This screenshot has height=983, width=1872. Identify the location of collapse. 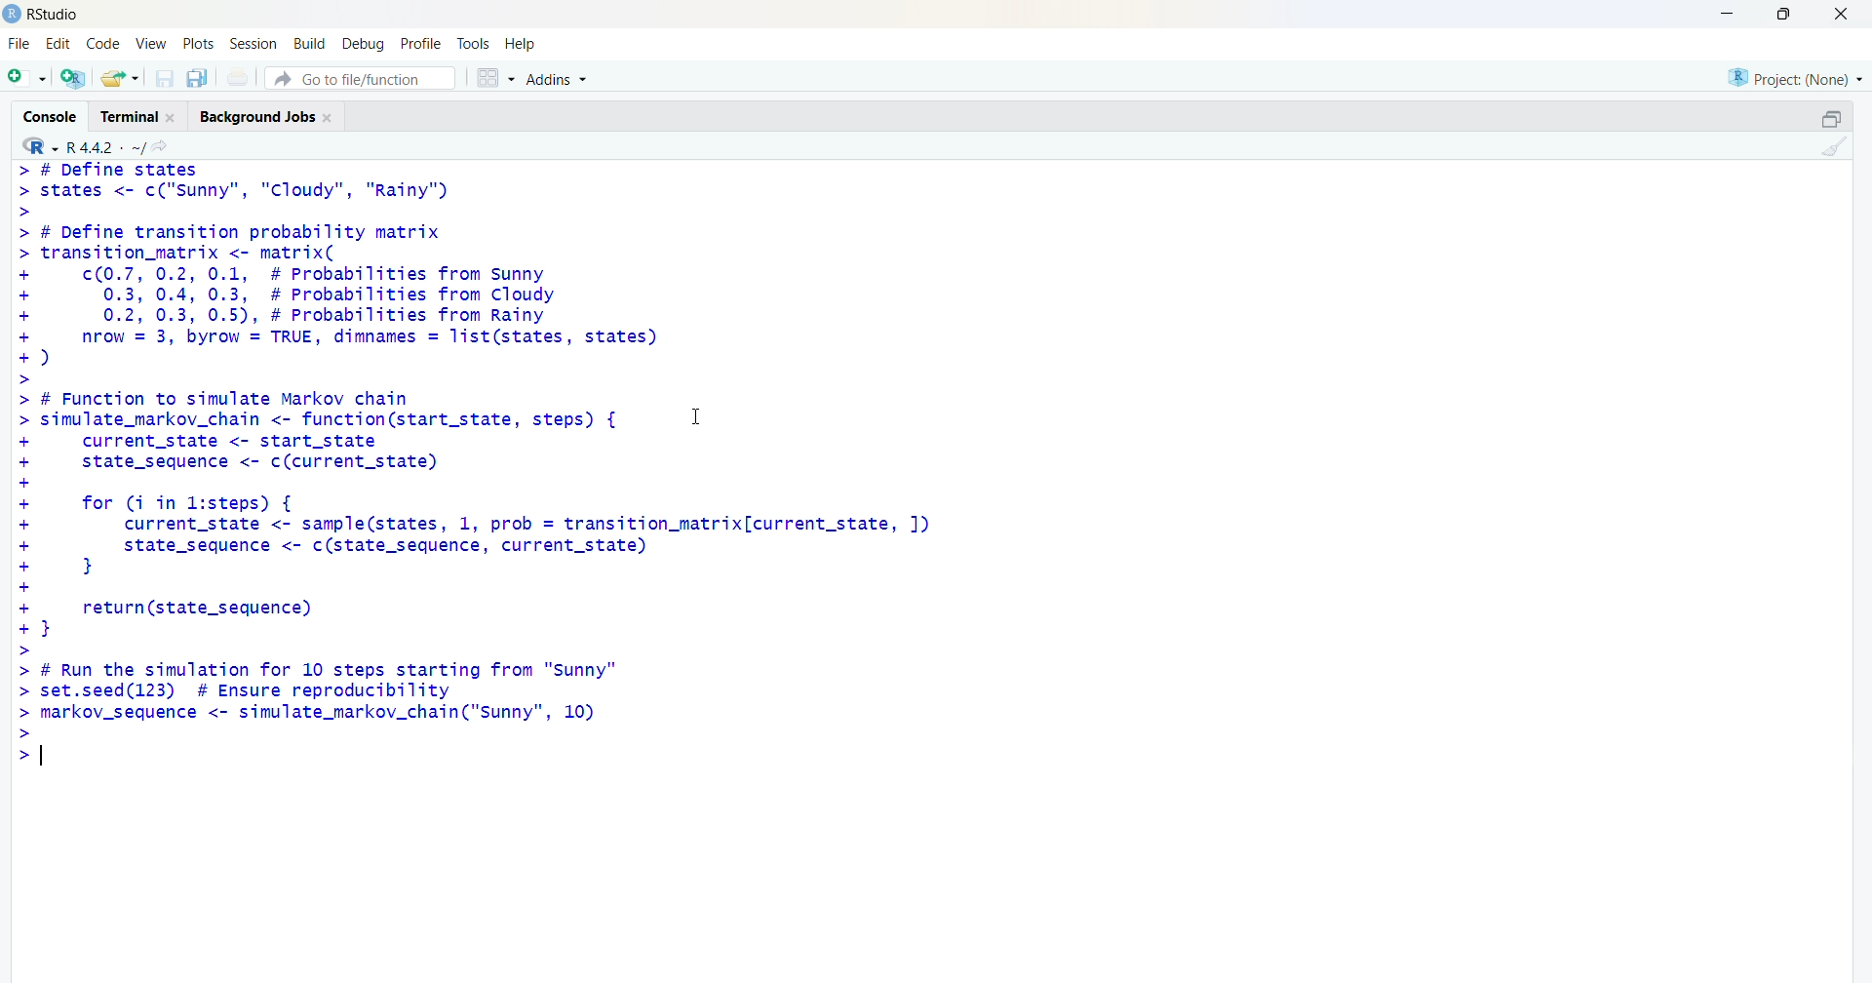
(1830, 119).